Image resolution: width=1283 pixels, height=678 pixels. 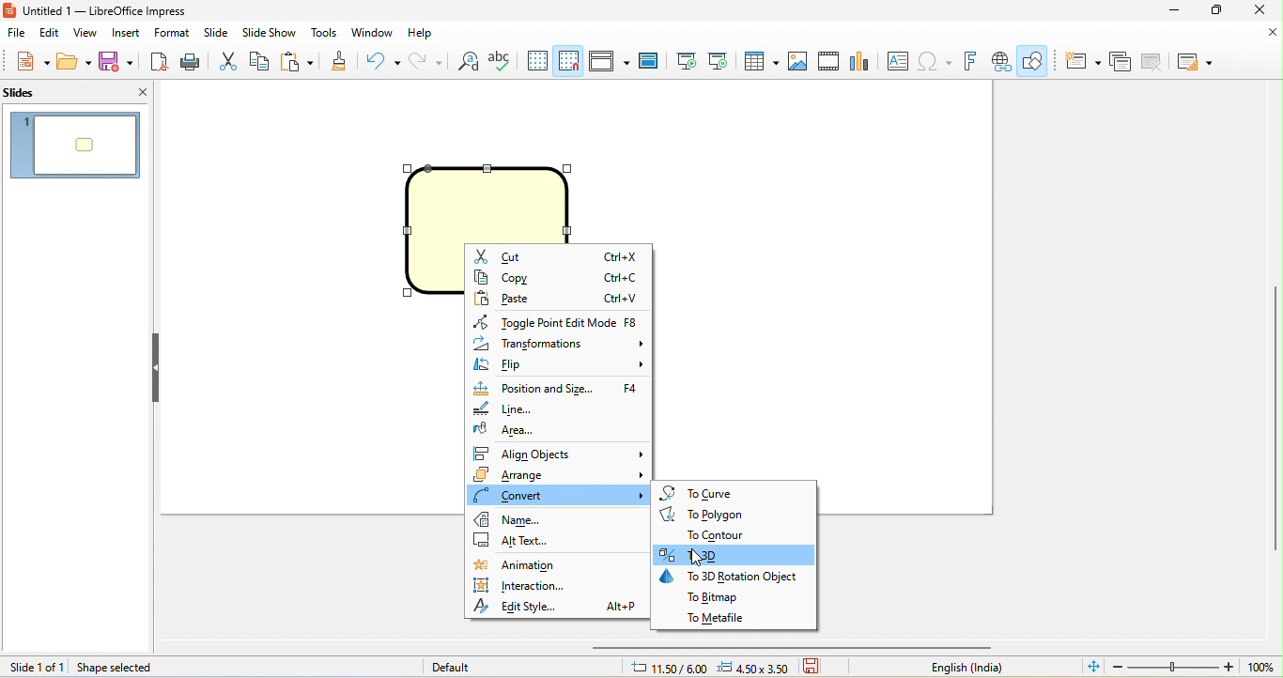 What do you see at coordinates (468, 61) in the screenshot?
I see `find and replace` at bounding box center [468, 61].